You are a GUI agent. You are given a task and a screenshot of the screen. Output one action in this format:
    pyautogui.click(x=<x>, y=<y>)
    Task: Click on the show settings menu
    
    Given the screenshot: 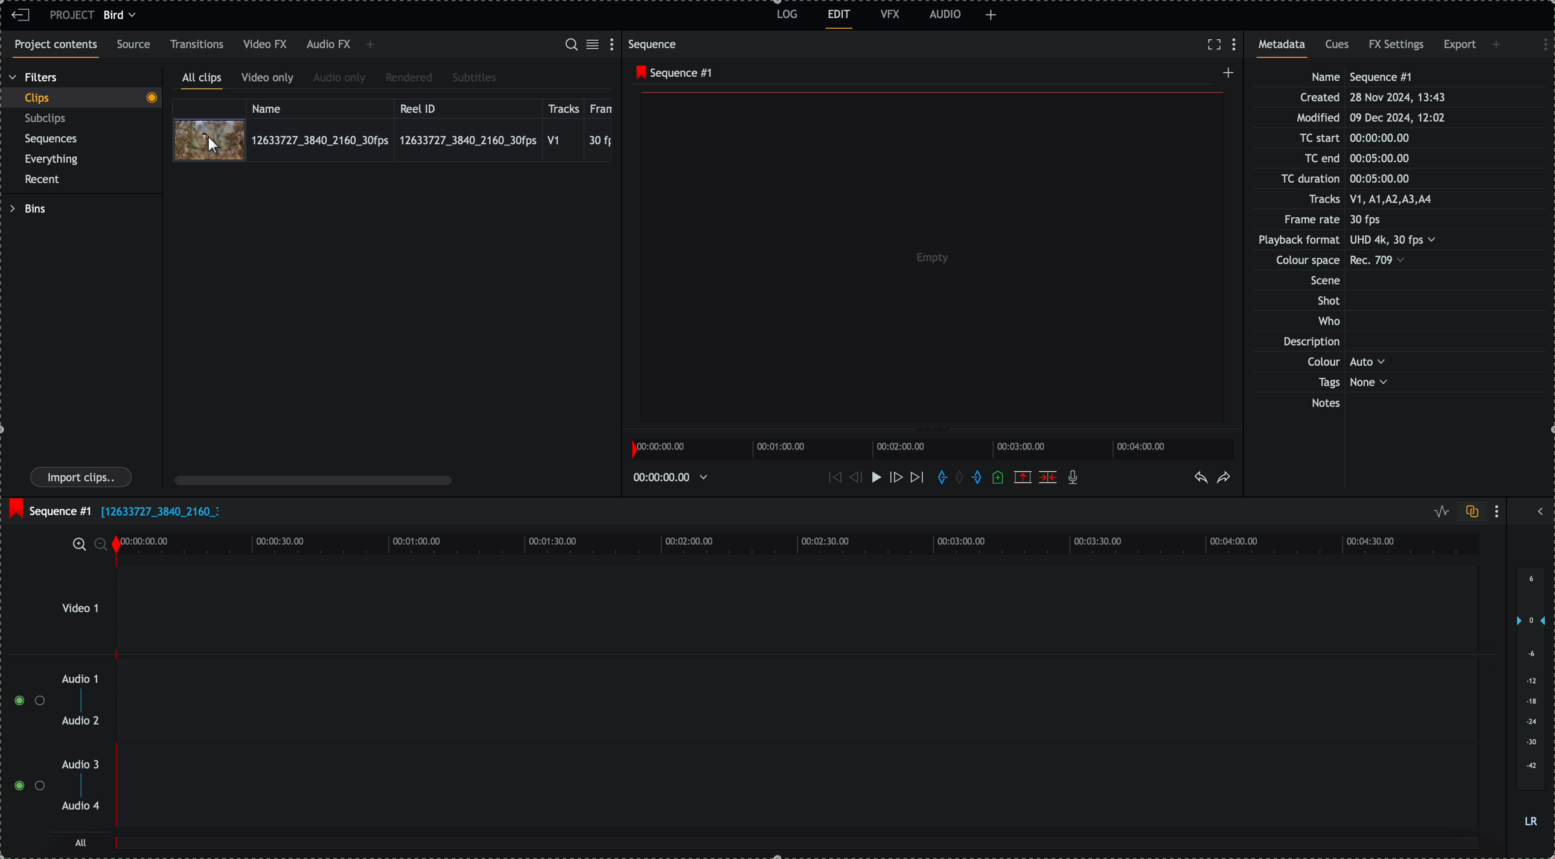 What is the action you would take?
    pyautogui.click(x=1237, y=45)
    